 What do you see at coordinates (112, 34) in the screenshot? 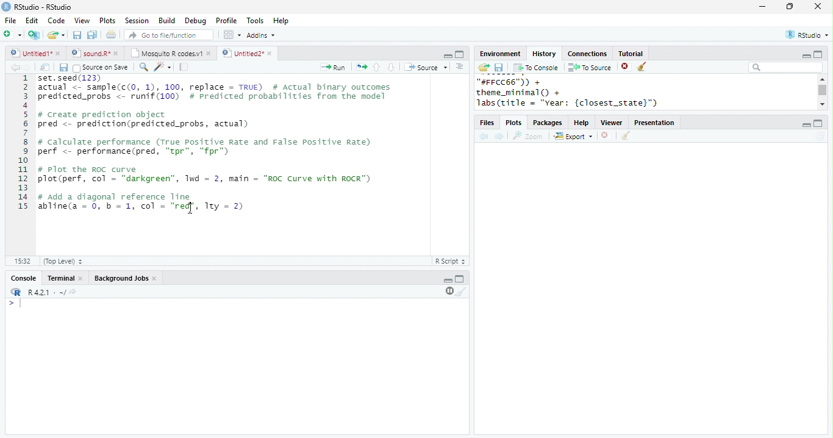
I see `print` at bounding box center [112, 34].